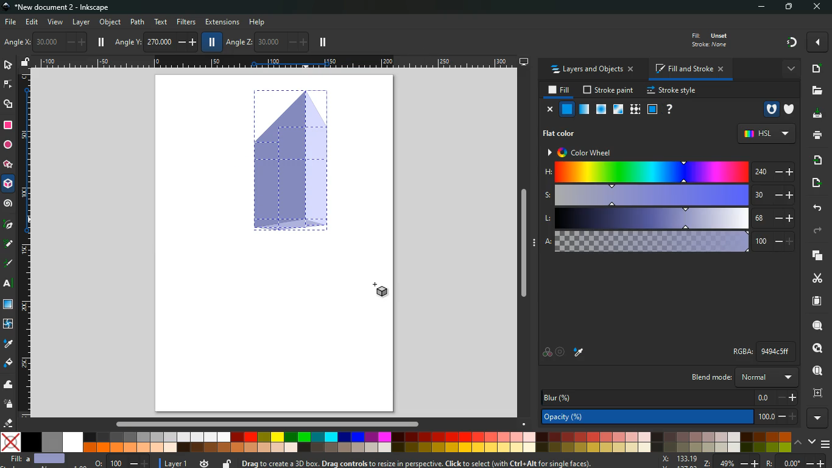 The width and height of the screenshot is (832, 468). I want to click on circle, so click(8, 146).